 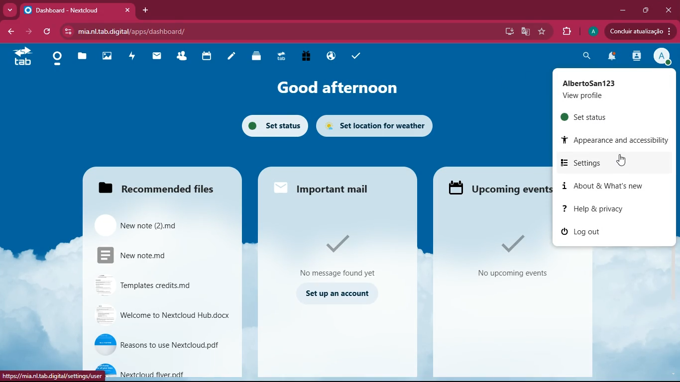 I want to click on update, so click(x=638, y=31).